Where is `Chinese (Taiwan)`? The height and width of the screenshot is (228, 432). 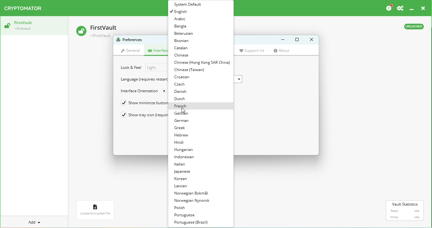
Chinese (Taiwan) is located at coordinates (191, 70).